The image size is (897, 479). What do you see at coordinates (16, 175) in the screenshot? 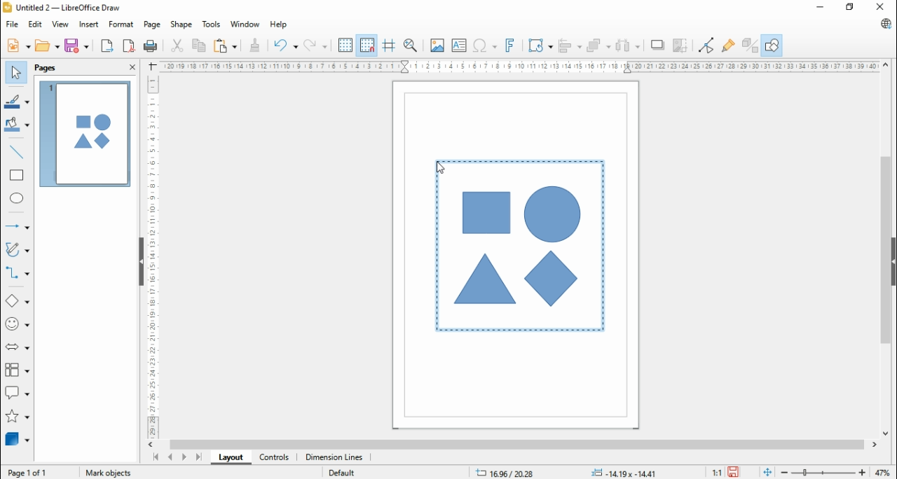
I see `rectangle` at bounding box center [16, 175].